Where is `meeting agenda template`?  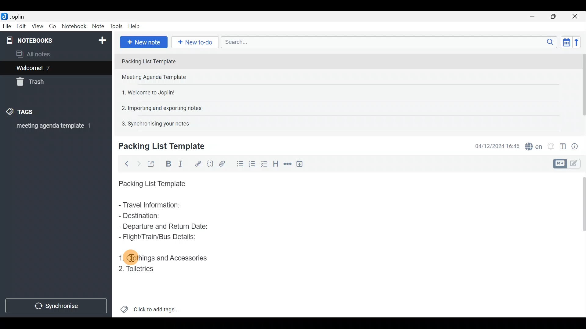
meeting agenda template is located at coordinates (52, 128).